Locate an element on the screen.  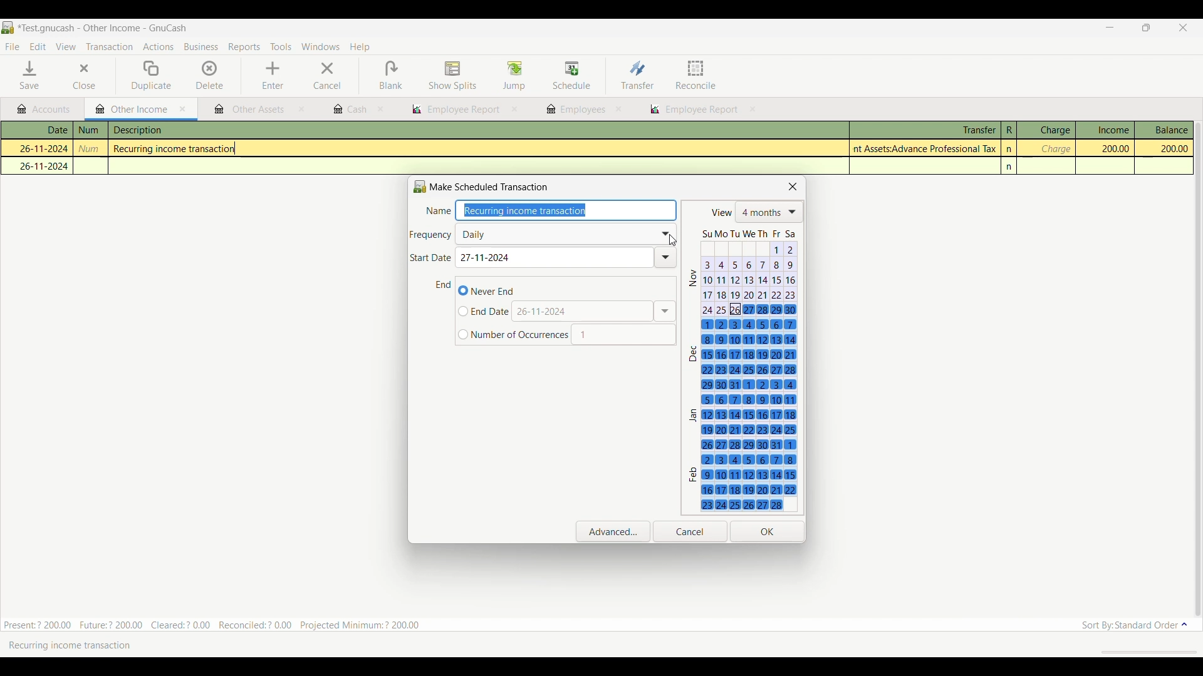
200.00 is located at coordinates (1109, 148).